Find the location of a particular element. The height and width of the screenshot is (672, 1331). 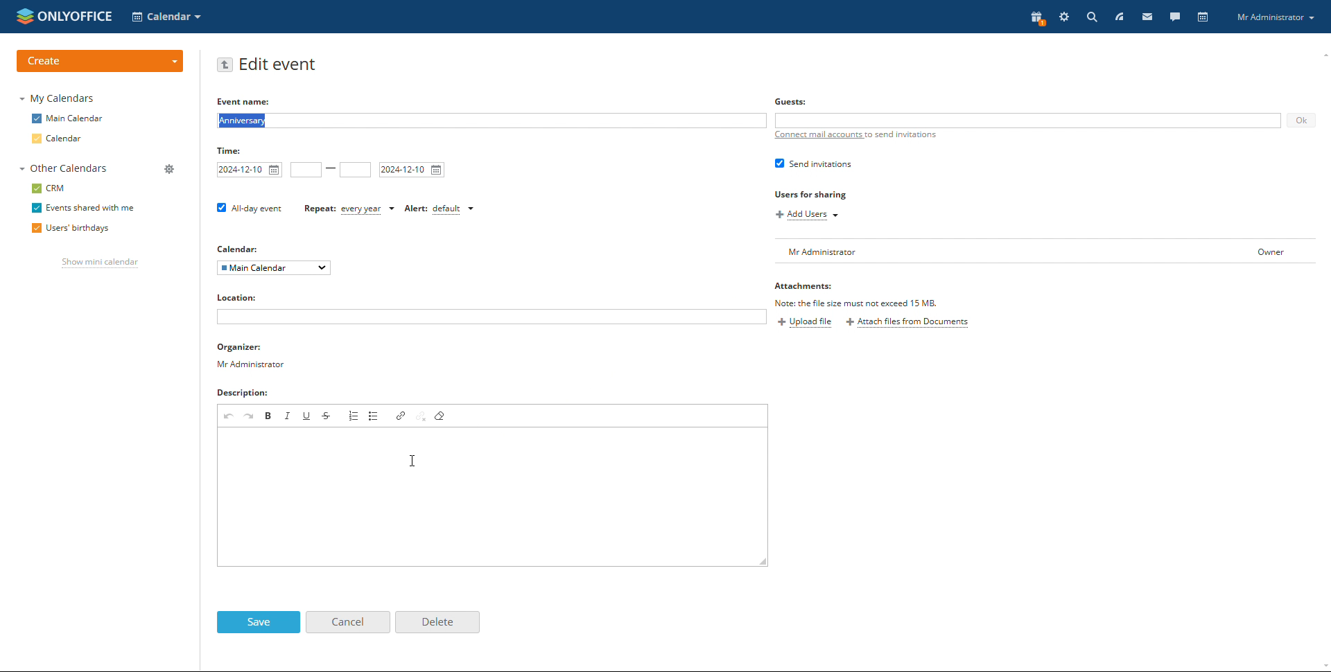

unpin is located at coordinates (421, 415).